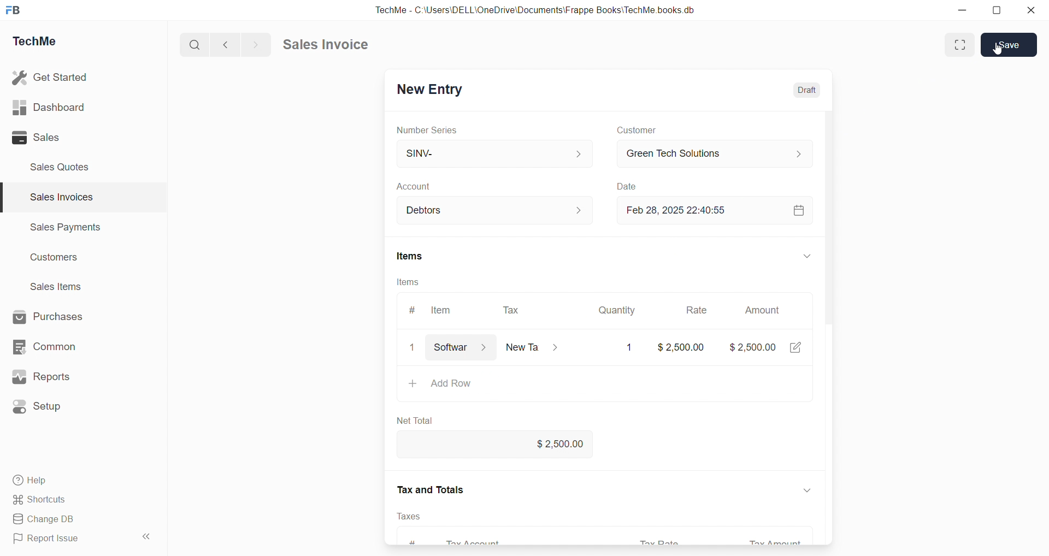 The height and width of the screenshot is (556, 1049). Describe the element at coordinates (681, 210) in the screenshot. I see `Feb 28, 2025 22:40:55` at that location.